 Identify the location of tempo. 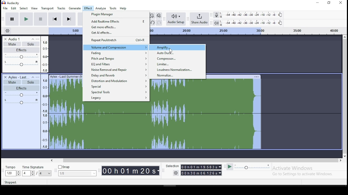
(13, 171).